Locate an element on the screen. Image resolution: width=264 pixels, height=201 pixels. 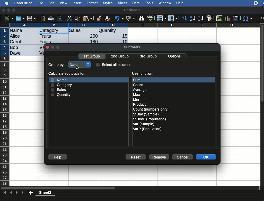
copy is located at coordinates (78, 18).